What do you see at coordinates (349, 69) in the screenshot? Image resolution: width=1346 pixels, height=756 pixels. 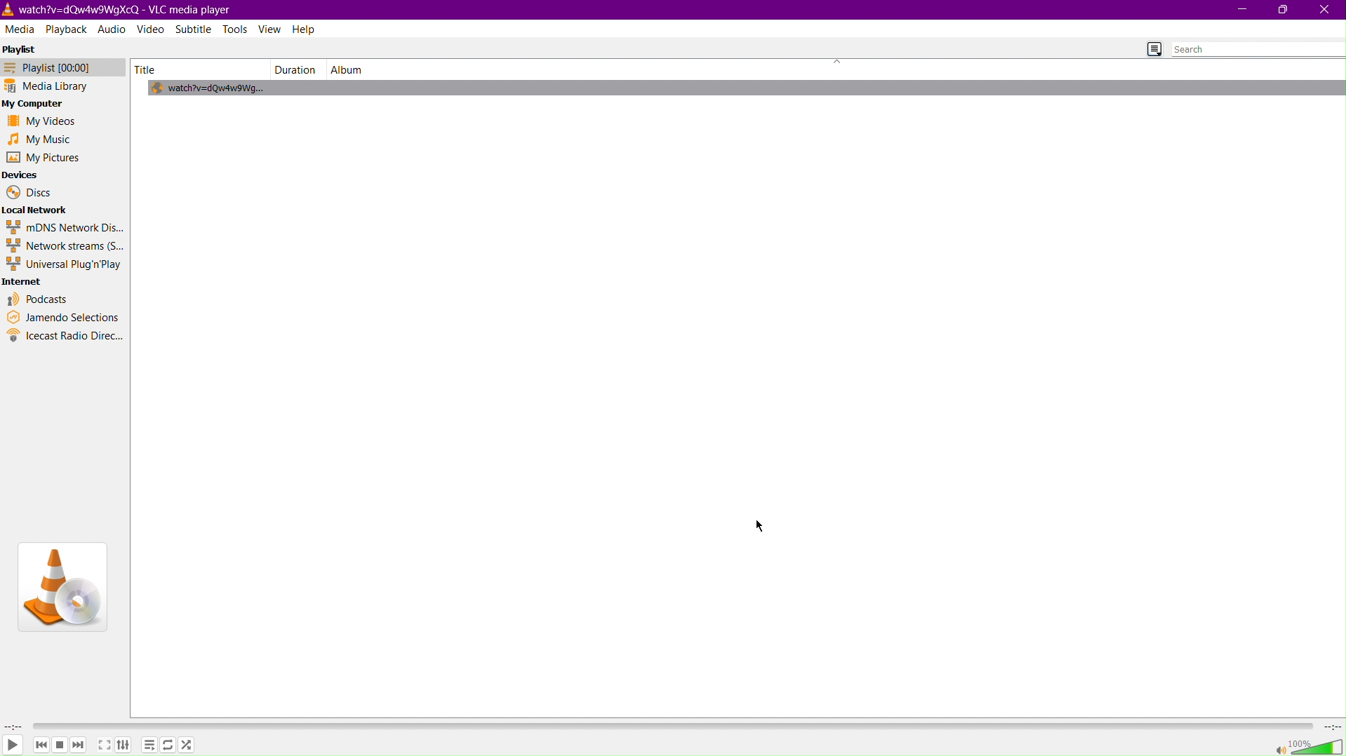 I see `Album` at bounding box center [349, 69].